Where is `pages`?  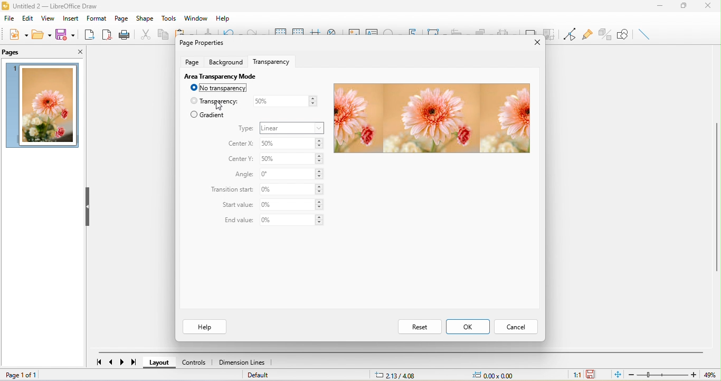 pages is located at coordinates (13, 53).